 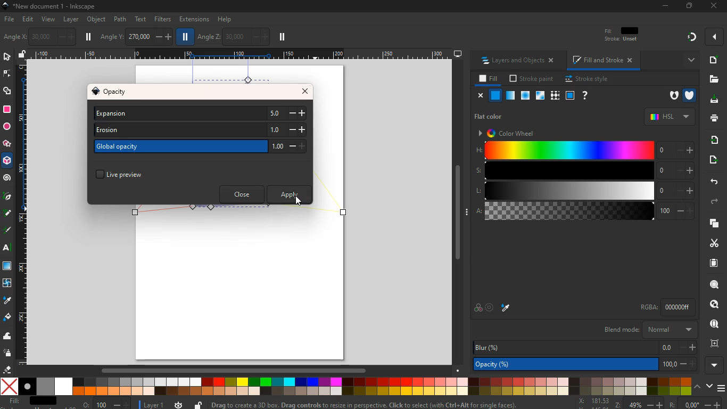 What do you see at coordinates (117, 92) in the screenshot?
I see `opacity` at bounding box center [117, 92].